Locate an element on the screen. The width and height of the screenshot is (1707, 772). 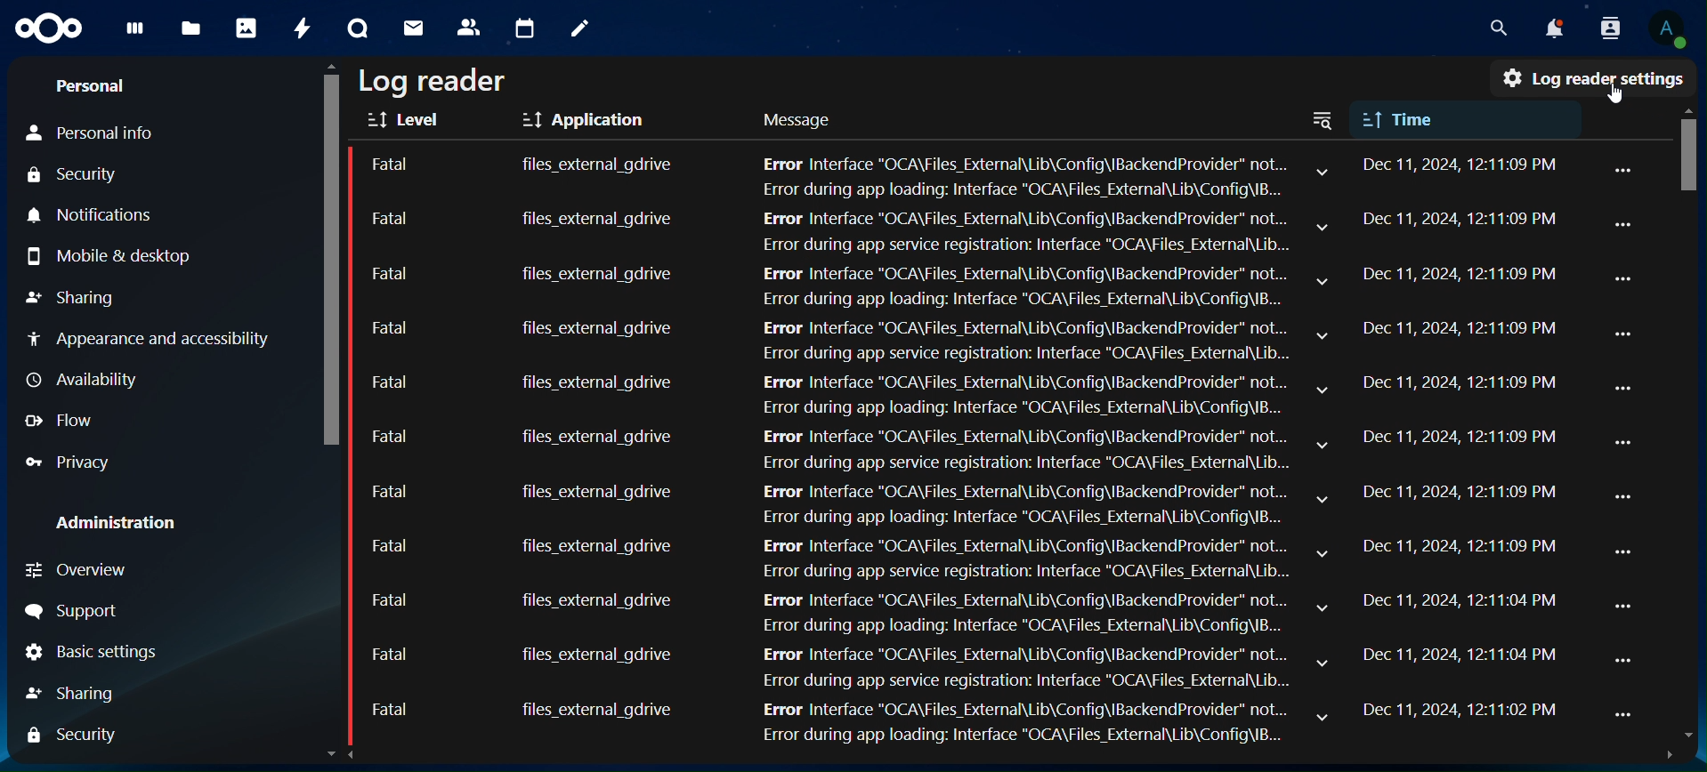
mobile & desktop is located at coordinates (109, 256).